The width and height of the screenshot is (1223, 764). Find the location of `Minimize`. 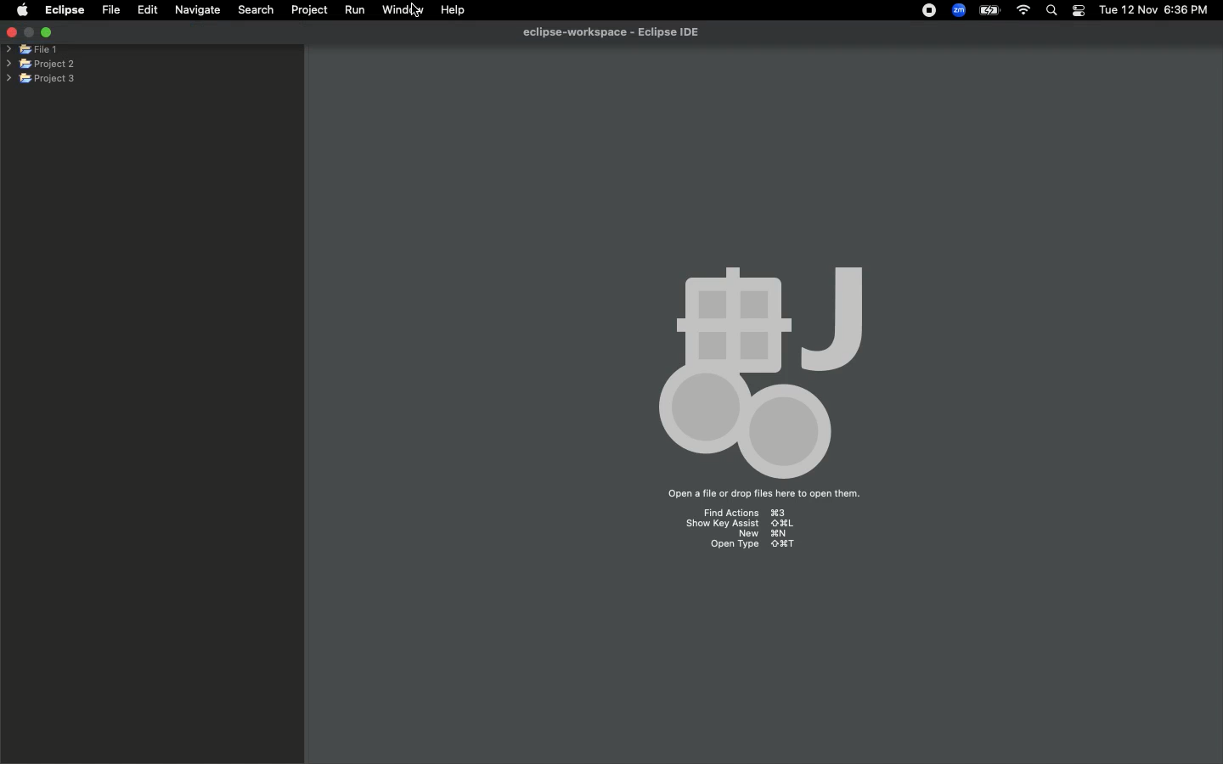

Minimize is located at coordinates (46, 31).